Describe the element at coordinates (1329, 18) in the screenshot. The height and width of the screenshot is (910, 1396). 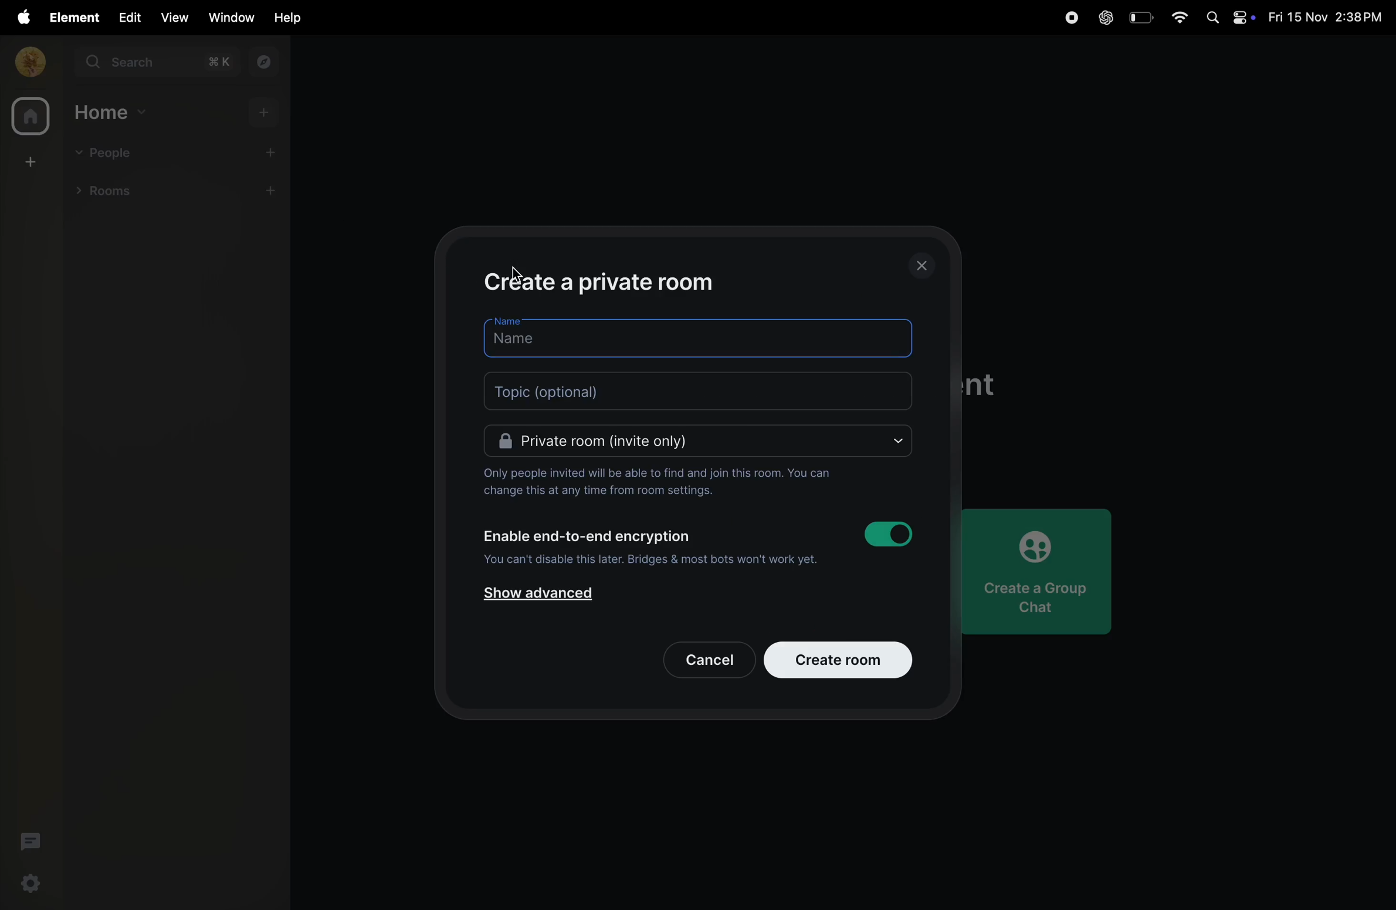
I see `date and time` at that location.